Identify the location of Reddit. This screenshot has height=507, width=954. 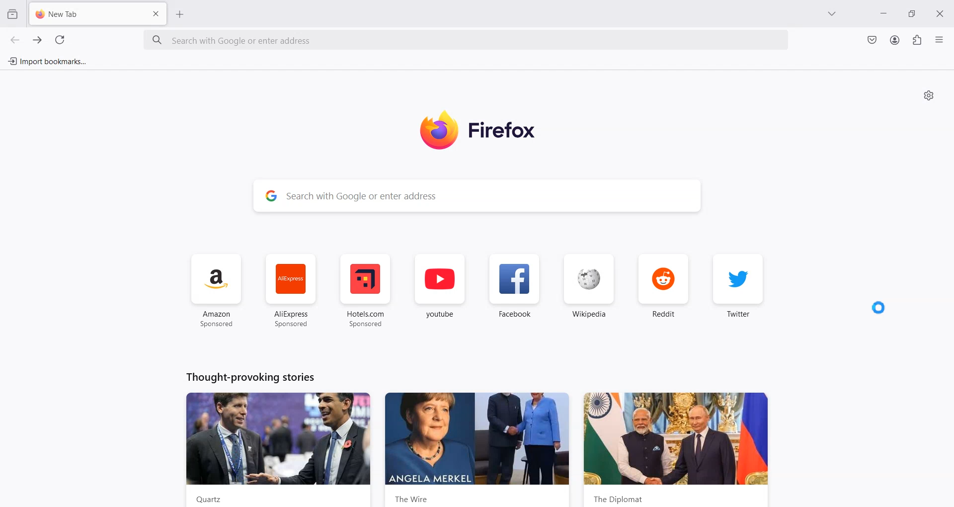
(663, 289).